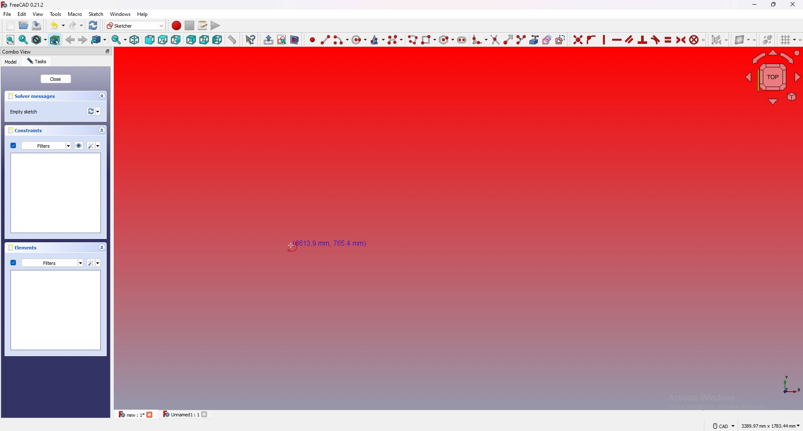 The image size is (803, 431). Describe the element at coordinates (269, 40) in the screenshot. I see `create group` at that location.